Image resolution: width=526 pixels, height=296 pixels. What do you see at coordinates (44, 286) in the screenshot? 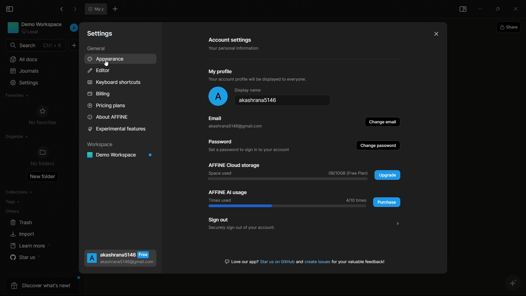
I see `Discover What's new` at bounding box center [44, 286].